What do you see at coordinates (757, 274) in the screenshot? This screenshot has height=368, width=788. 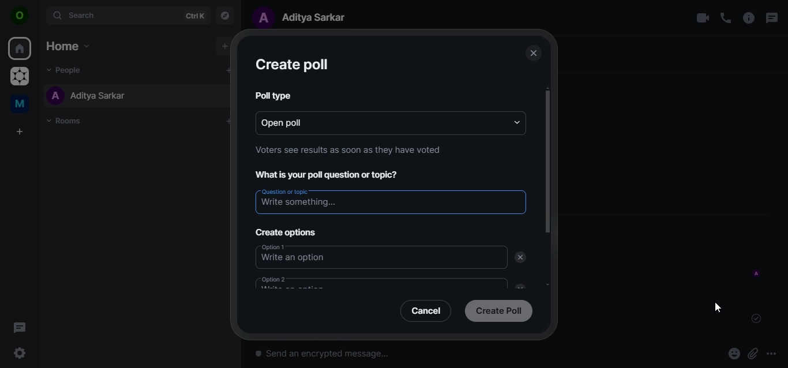 I see `message sent by ` at bounding box center [757, 274].